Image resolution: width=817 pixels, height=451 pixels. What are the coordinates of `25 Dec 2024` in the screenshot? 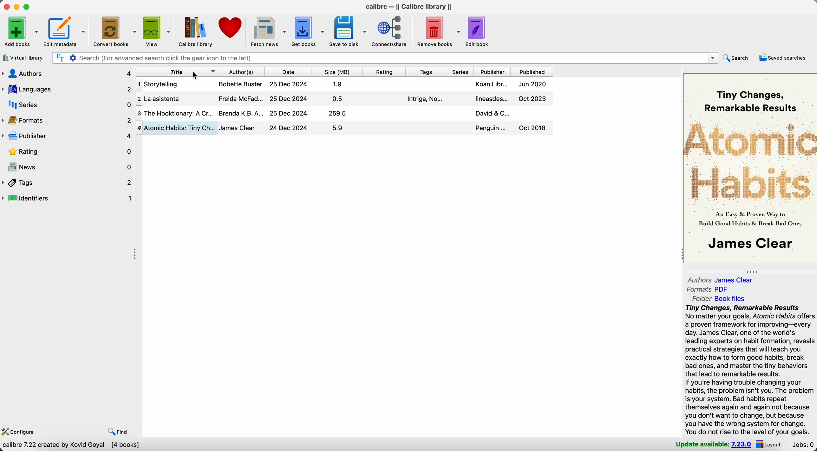 It's located at (289, 99).